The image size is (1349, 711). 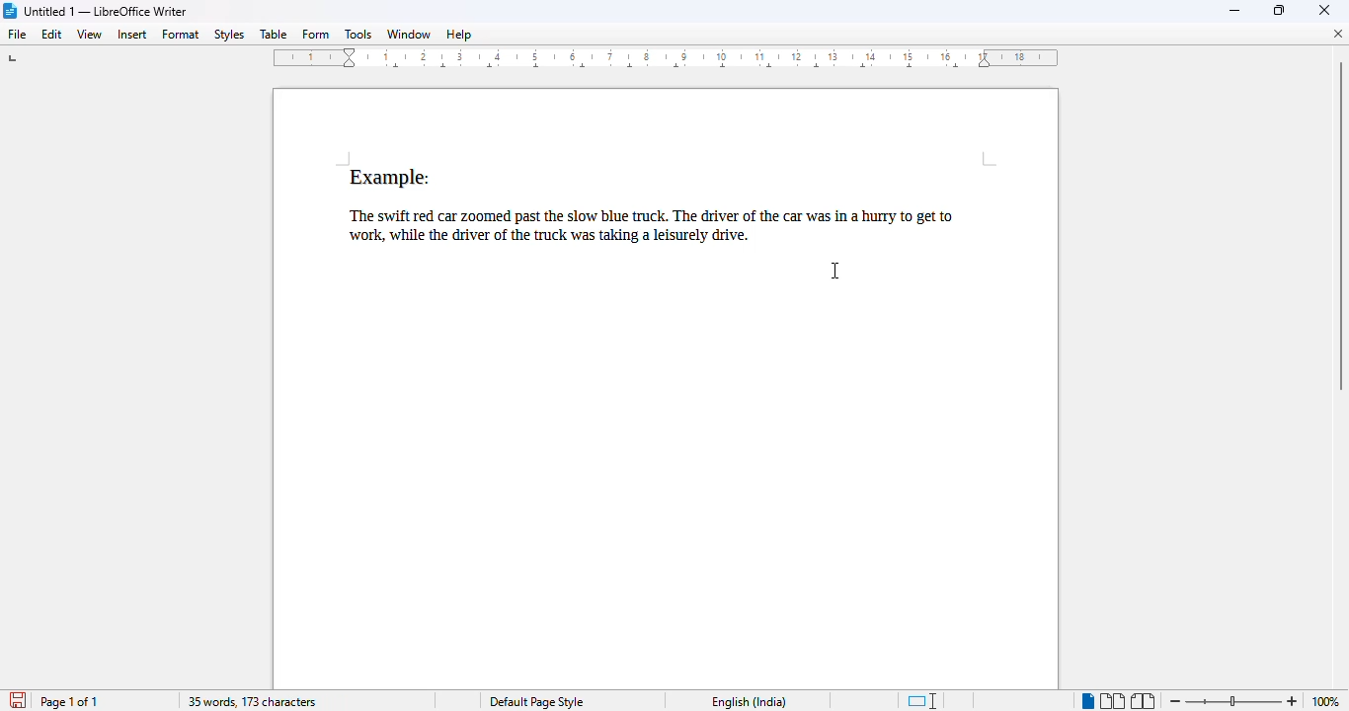 I want to click on view, so click(x=90, y=35).